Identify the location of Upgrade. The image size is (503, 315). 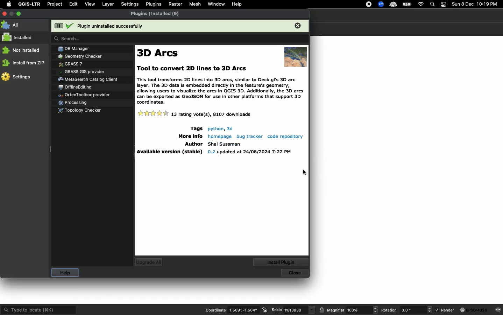
(149, 262).